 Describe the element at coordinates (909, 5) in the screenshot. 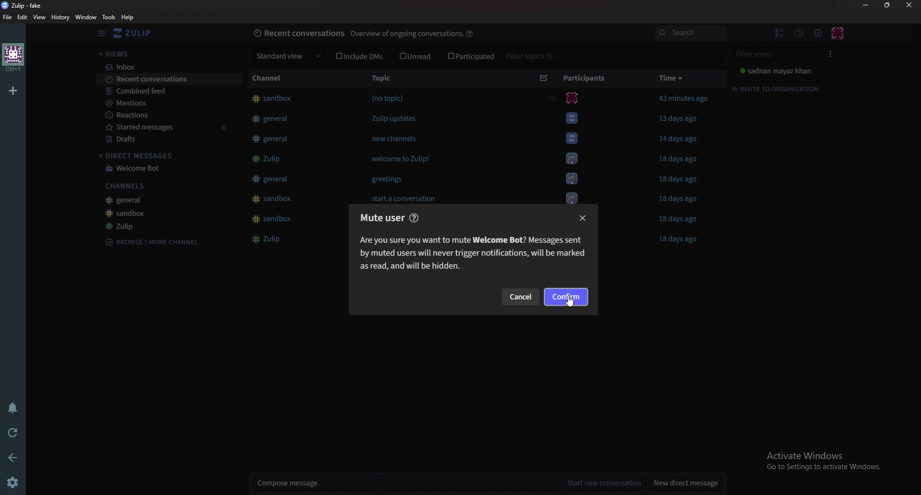

I see `close` at that location.